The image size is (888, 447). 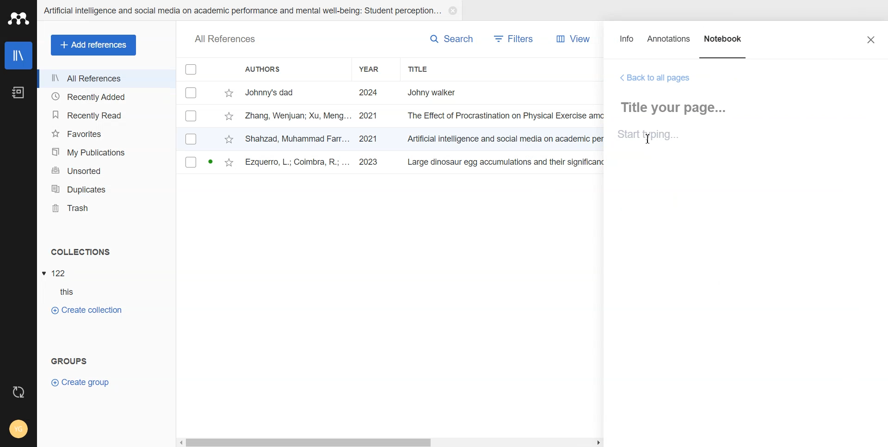 I want to click on Search, so click(x=451, y=38).